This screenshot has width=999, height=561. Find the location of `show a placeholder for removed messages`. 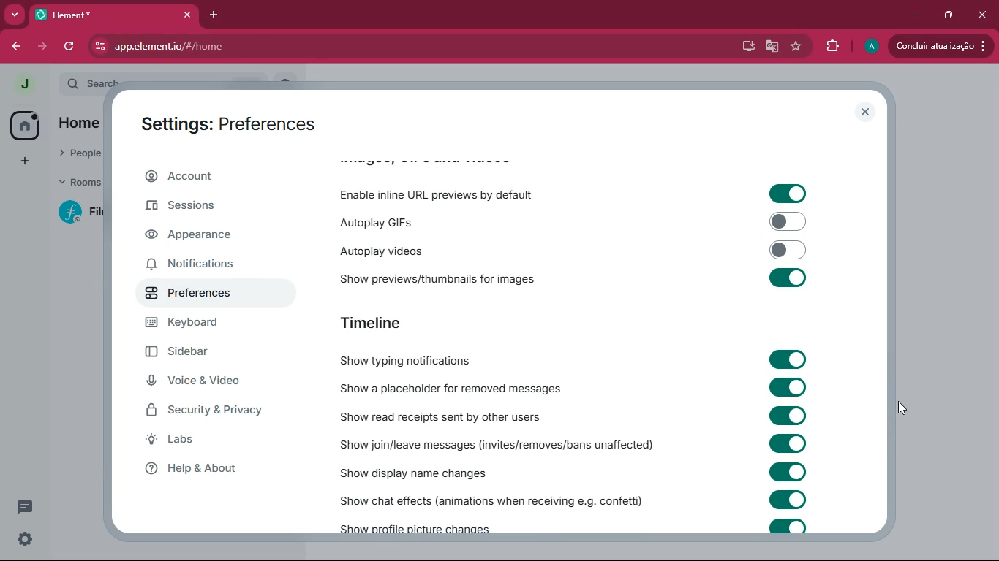

show a placeholder for removed messages is located at coordinates (451, 389).